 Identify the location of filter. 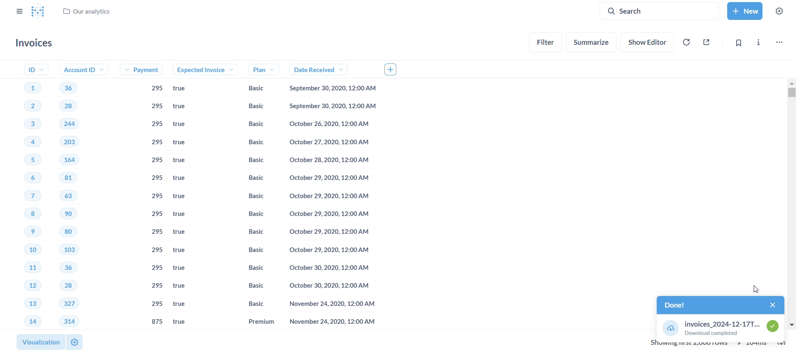
(546, 41).